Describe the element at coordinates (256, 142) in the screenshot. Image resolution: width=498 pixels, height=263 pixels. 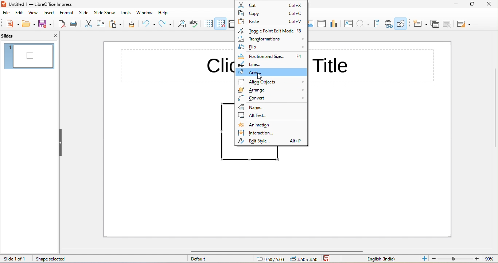
I see `edit style` at that location.